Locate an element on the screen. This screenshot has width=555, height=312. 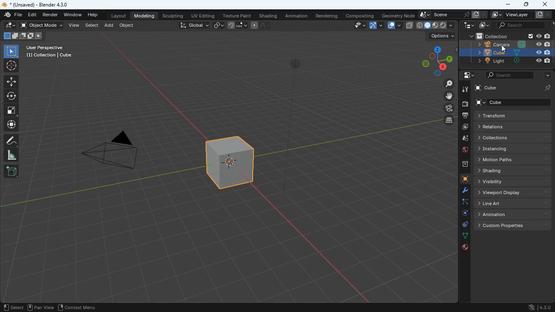
custom properties is located at coordinates (515, 224).